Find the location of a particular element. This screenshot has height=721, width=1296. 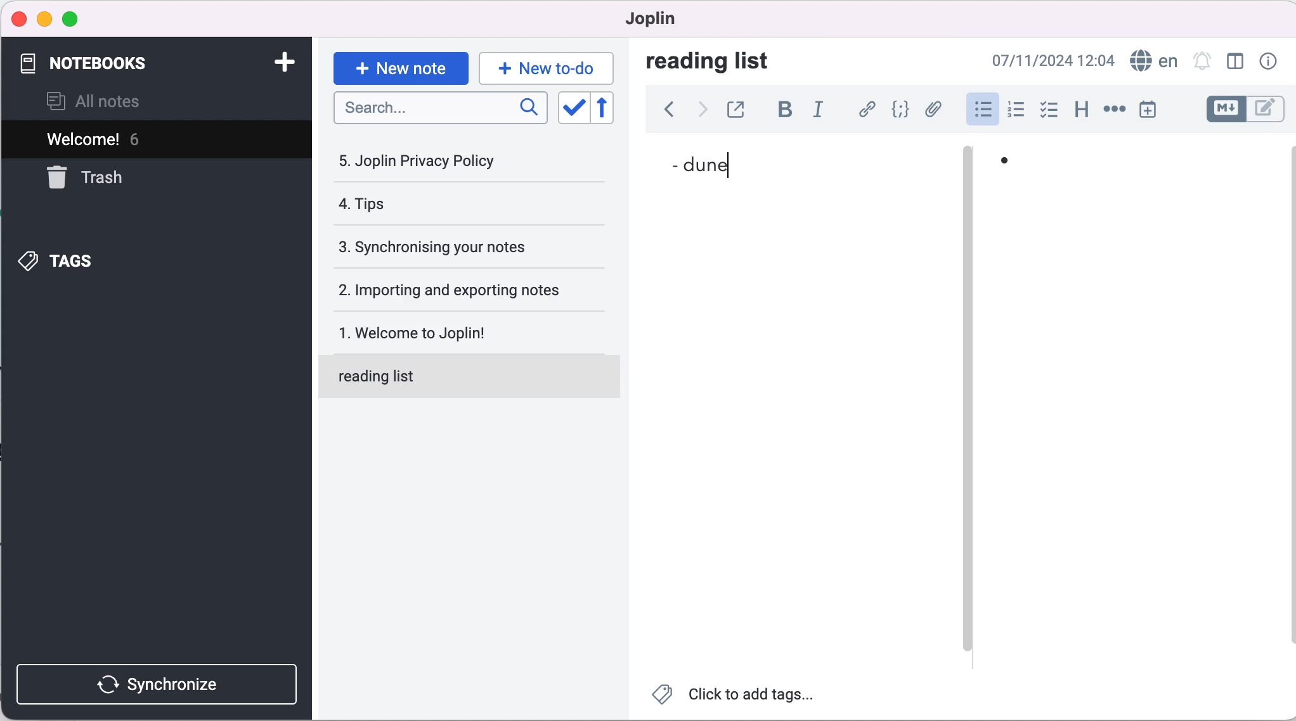

checkbox is located at coordinates (1051, 112).